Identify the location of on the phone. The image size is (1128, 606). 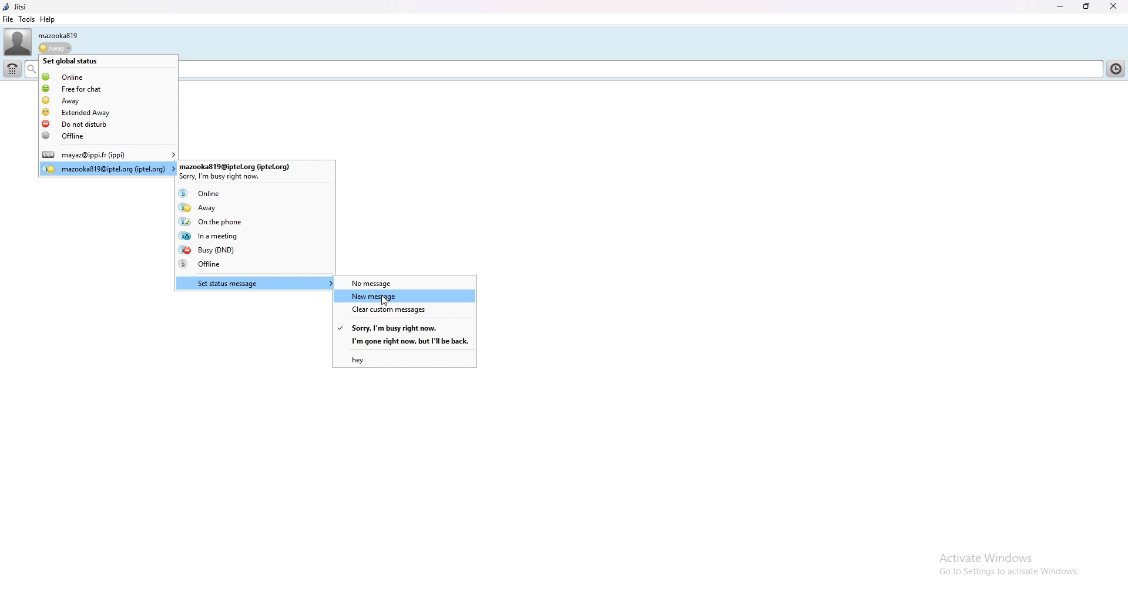
(251, 220).